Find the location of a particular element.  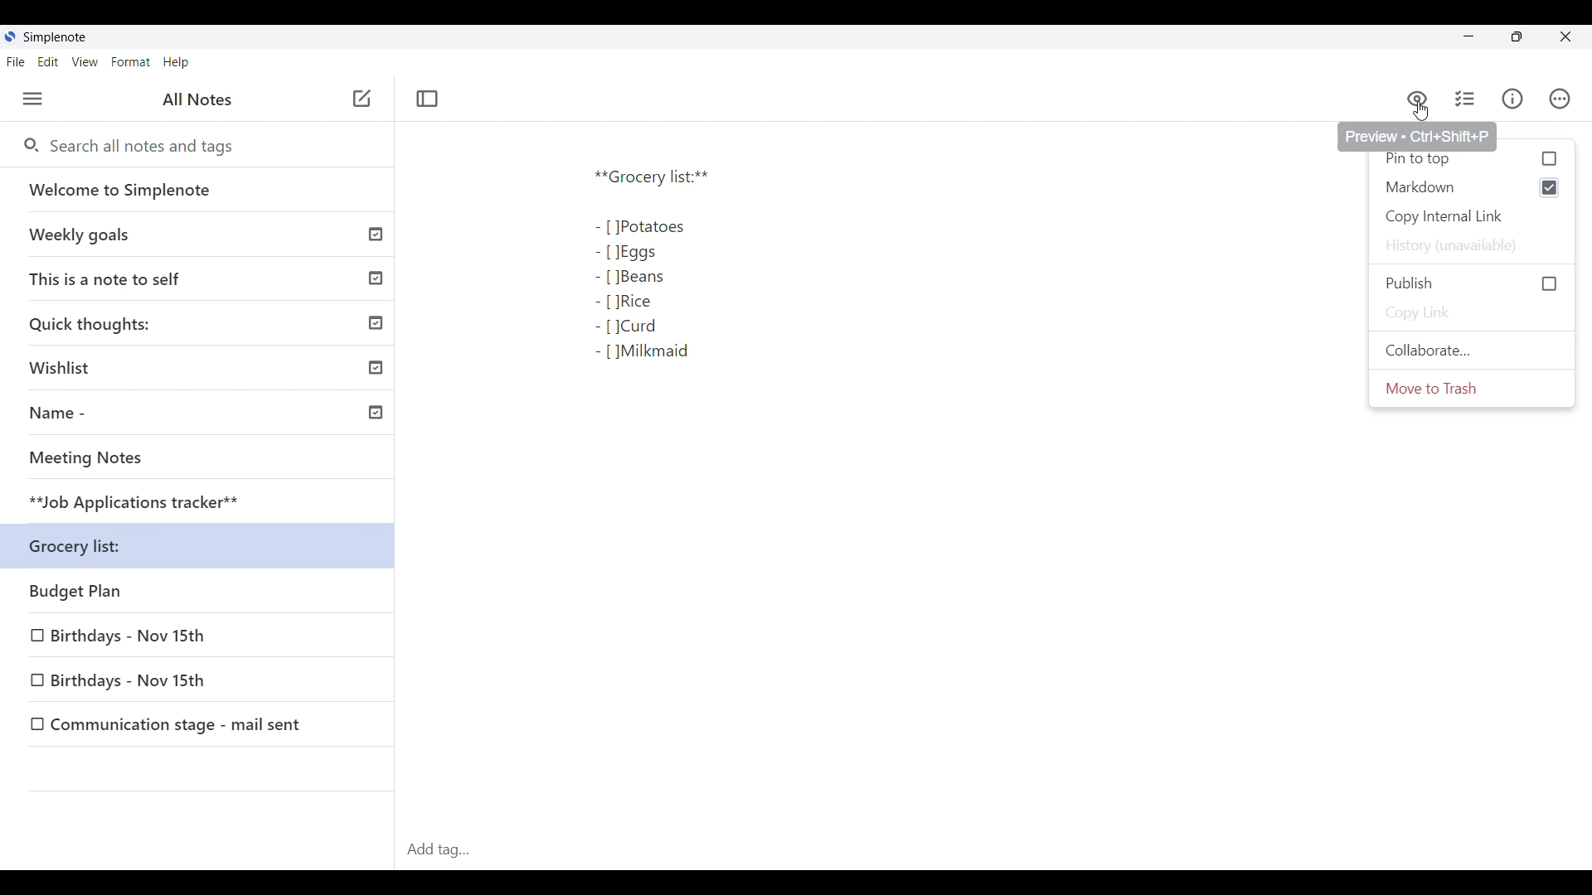

Resize is located at coordinates (1515, 40).